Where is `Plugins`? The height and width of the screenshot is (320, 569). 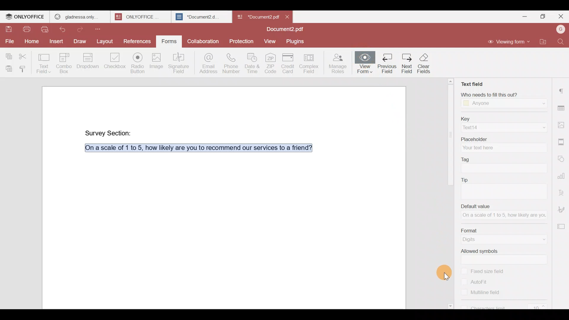
Plugins is located at coordinates (295, 41).